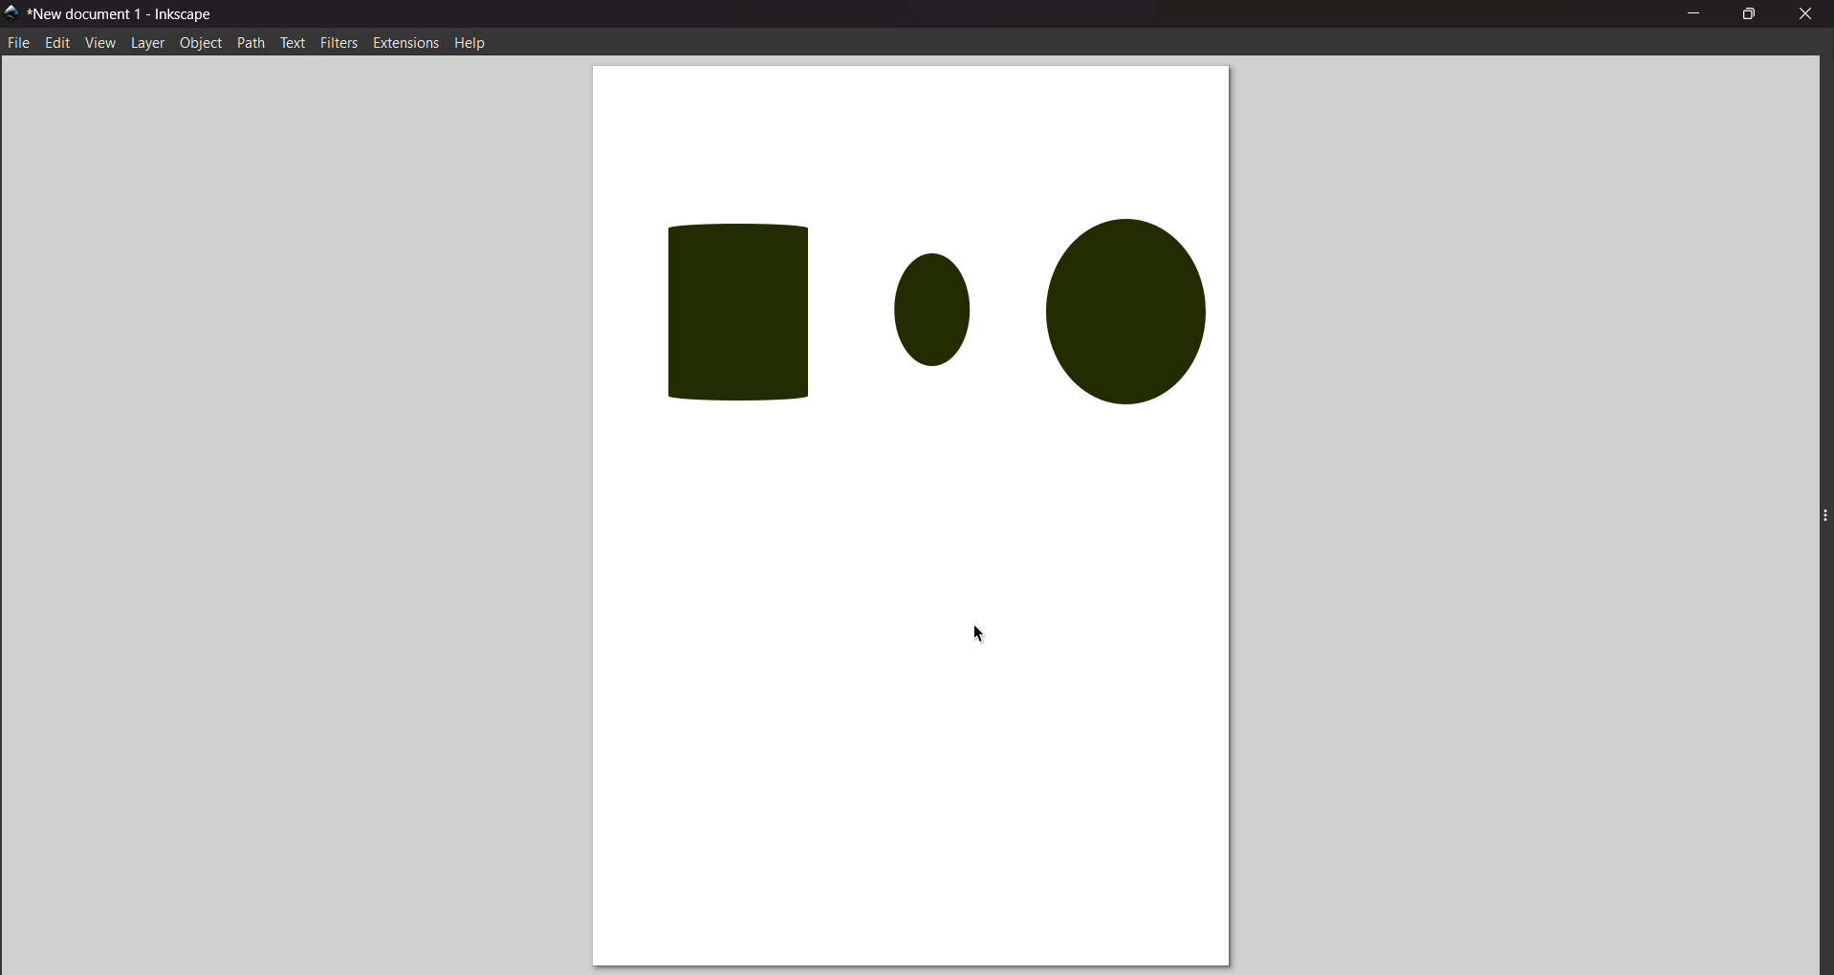 This screenshot has width=1834, height=975. I want to click on edit, so click(57, 42).